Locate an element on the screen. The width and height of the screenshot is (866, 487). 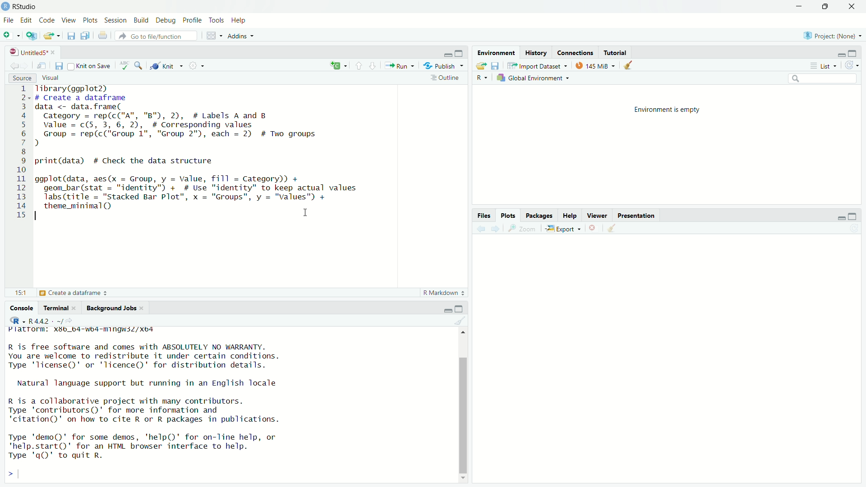
kib used by R session (Source: Windows System) is located at coordinates (595, 65).